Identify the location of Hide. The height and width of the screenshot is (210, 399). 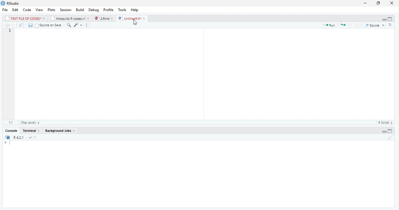
(383, 19).